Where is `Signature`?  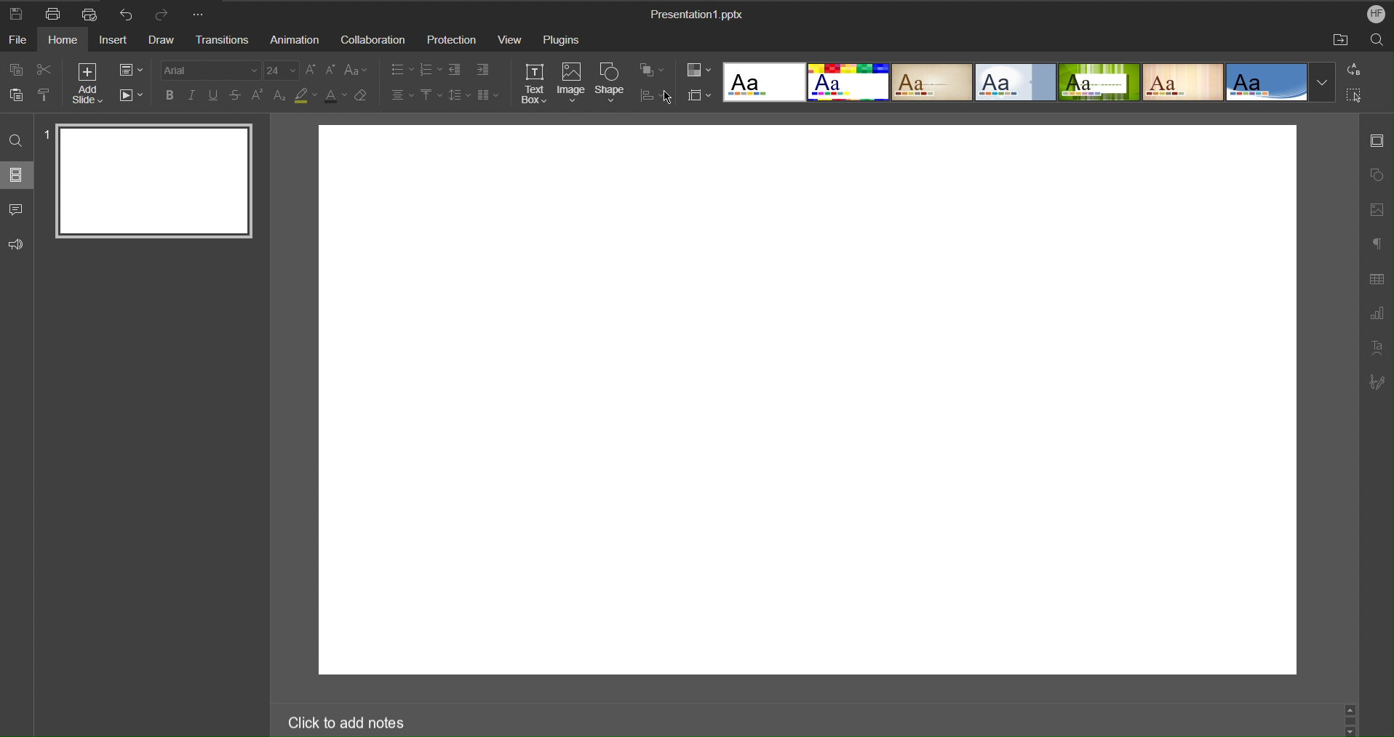 Signature is located at coordinates (1377, 384).